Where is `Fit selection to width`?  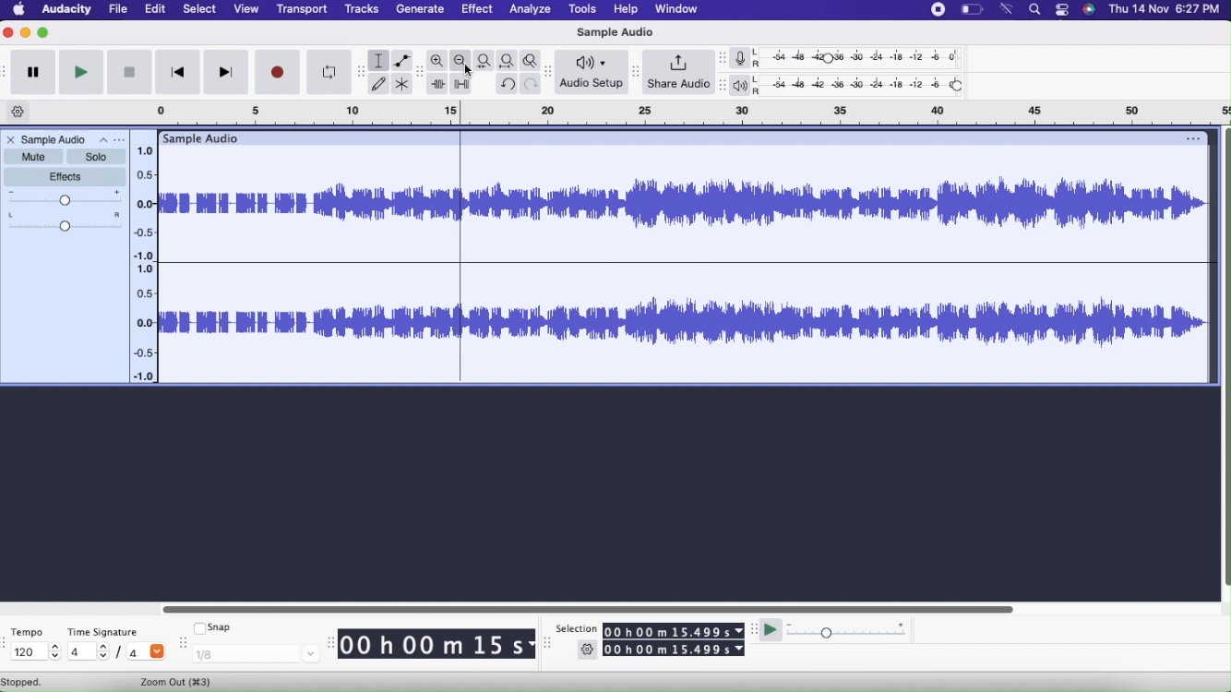
Fit selection to width is located at coordinates (485, 61).